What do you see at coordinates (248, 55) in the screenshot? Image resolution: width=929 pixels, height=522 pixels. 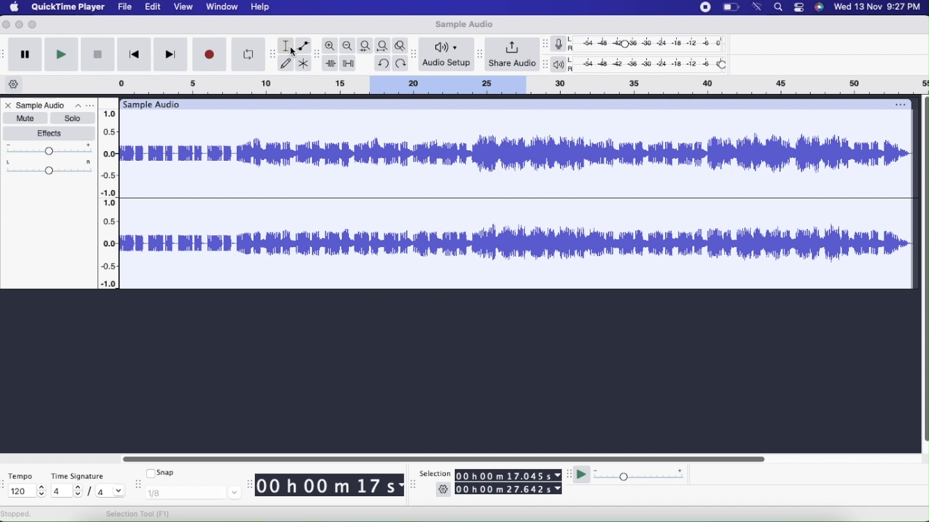 I see `Enable Looping` at bounding box center [248, 55].